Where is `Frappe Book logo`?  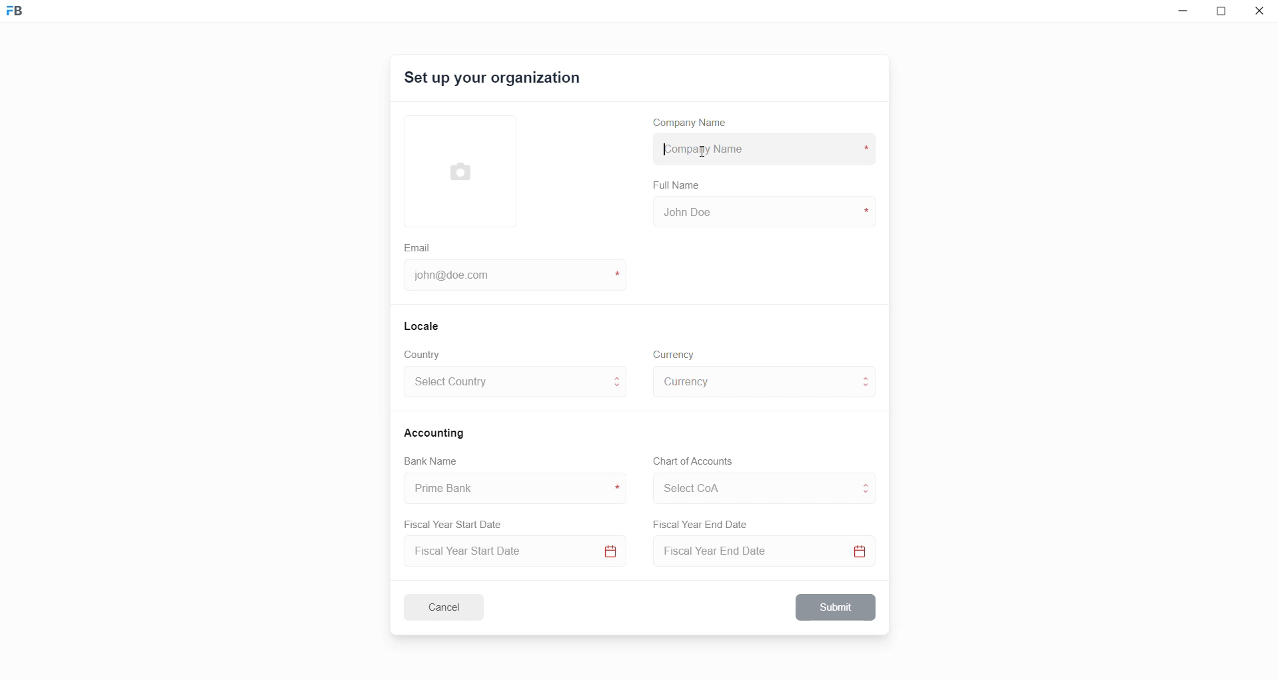 Frappe Book logo is located at coordinates (26, 17).